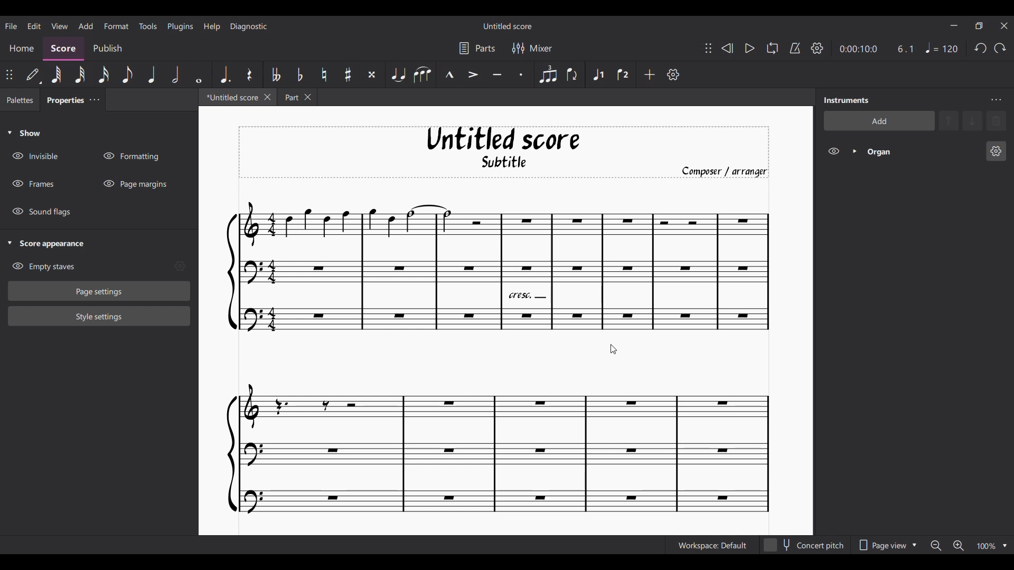 This screenshot has width=1014, height=570. I want to click on Undo, so click(980, 48).